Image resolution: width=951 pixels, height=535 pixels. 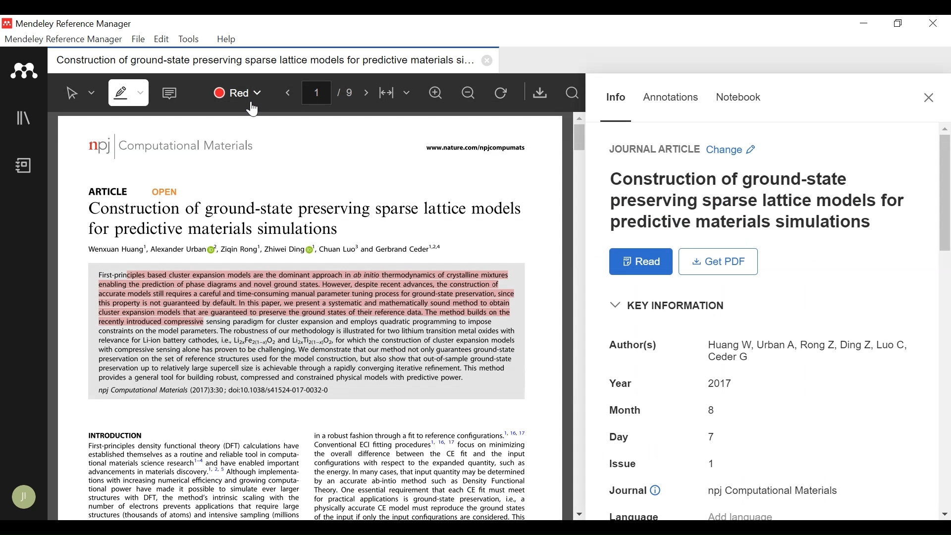 What do you see at coordinates (24, 70) in the screenshot?
I see `Mendeley Logo` at bounding box center [24, 70].